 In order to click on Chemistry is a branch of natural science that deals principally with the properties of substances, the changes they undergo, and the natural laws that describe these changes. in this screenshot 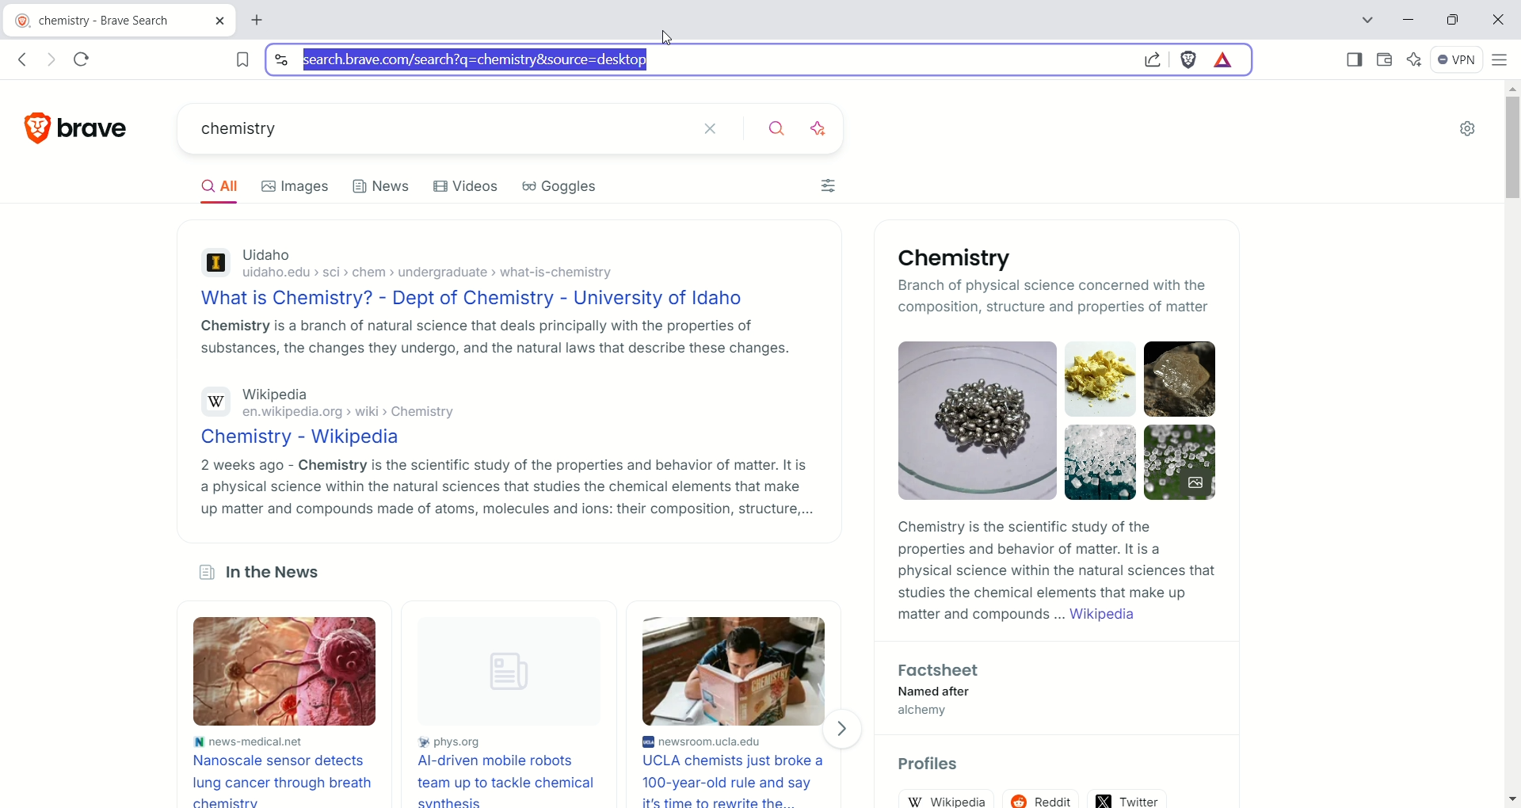, I will do `click(491, 336)`.